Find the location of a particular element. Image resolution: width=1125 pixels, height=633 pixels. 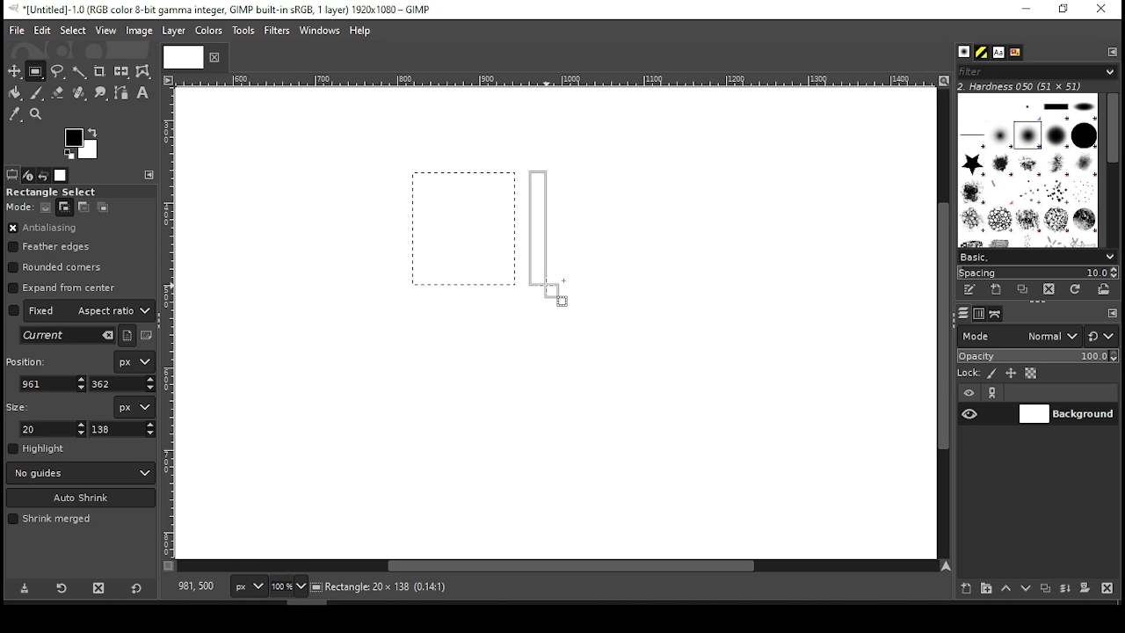

lock pixels is located at coordinates (995, 374).